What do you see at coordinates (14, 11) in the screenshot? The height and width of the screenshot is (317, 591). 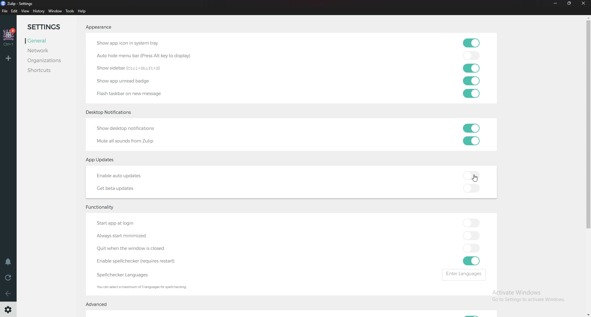 I see `Edit` at bounding box center [14, 11].